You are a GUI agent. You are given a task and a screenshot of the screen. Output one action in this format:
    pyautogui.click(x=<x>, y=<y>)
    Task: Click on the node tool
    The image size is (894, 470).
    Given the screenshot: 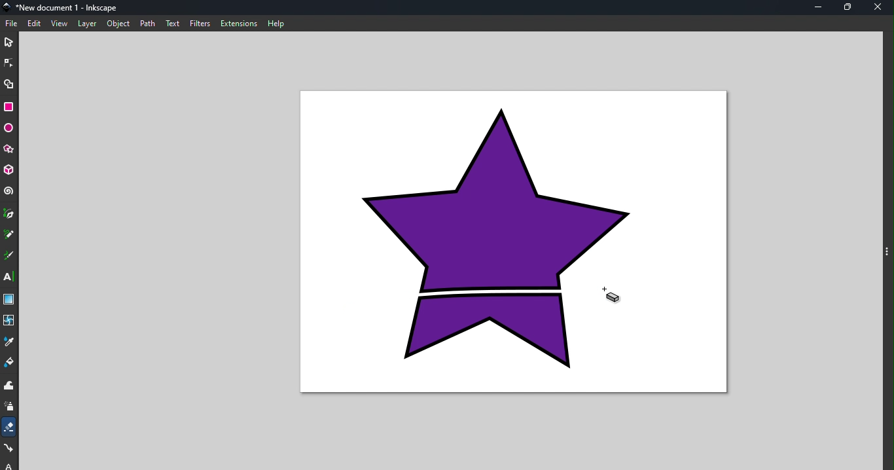 What is the action you would take?
    pyautogui.click(x=10, y=62)
    